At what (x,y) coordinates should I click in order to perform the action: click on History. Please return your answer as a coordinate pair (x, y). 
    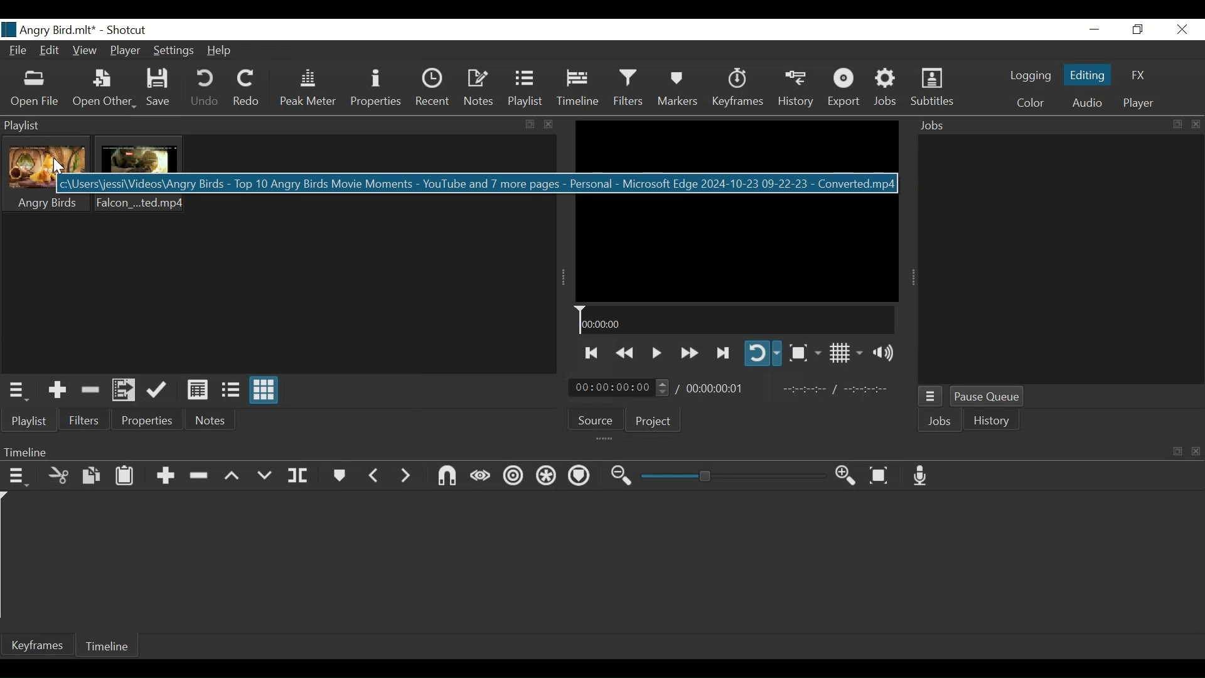
    Looking at the image, I should click on (798, 90).